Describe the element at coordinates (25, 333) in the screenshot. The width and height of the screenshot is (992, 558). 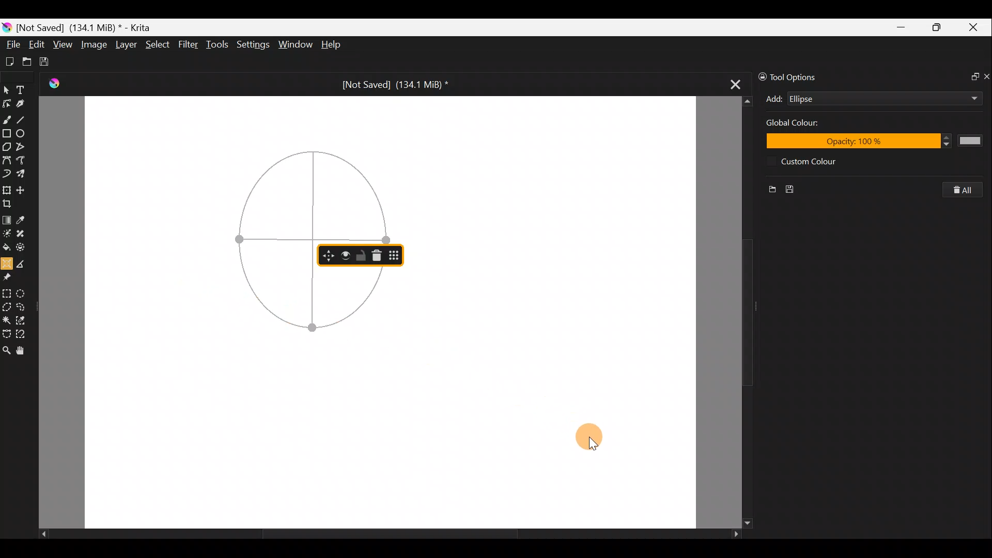
I see `Magnetic curve selection tool` at that location.